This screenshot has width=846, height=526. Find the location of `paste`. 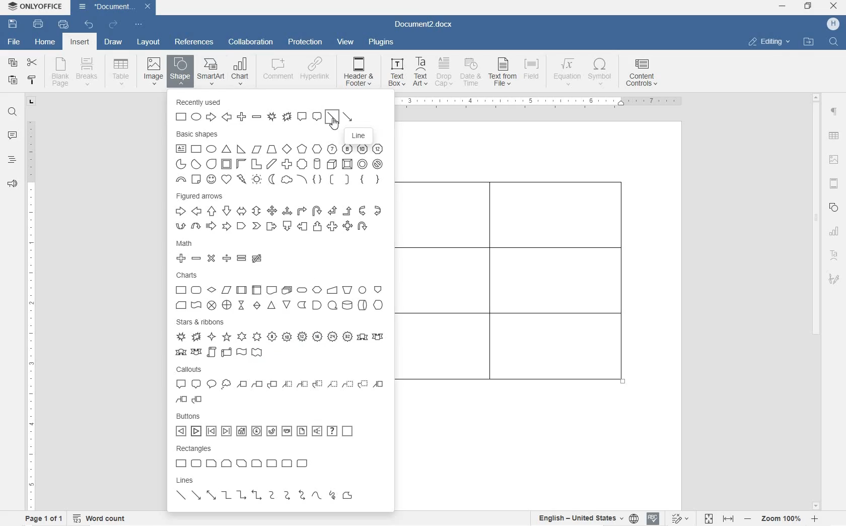

paste is located at coordinates (13, 80).